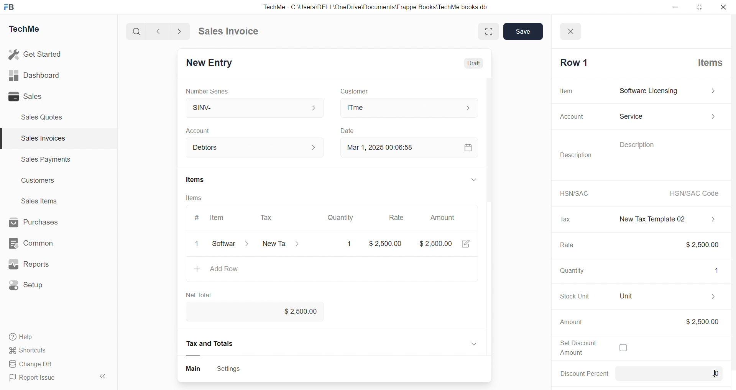 The height and width of the screenshot is (390, 736). I want to click on Settings, so click(232, 368).